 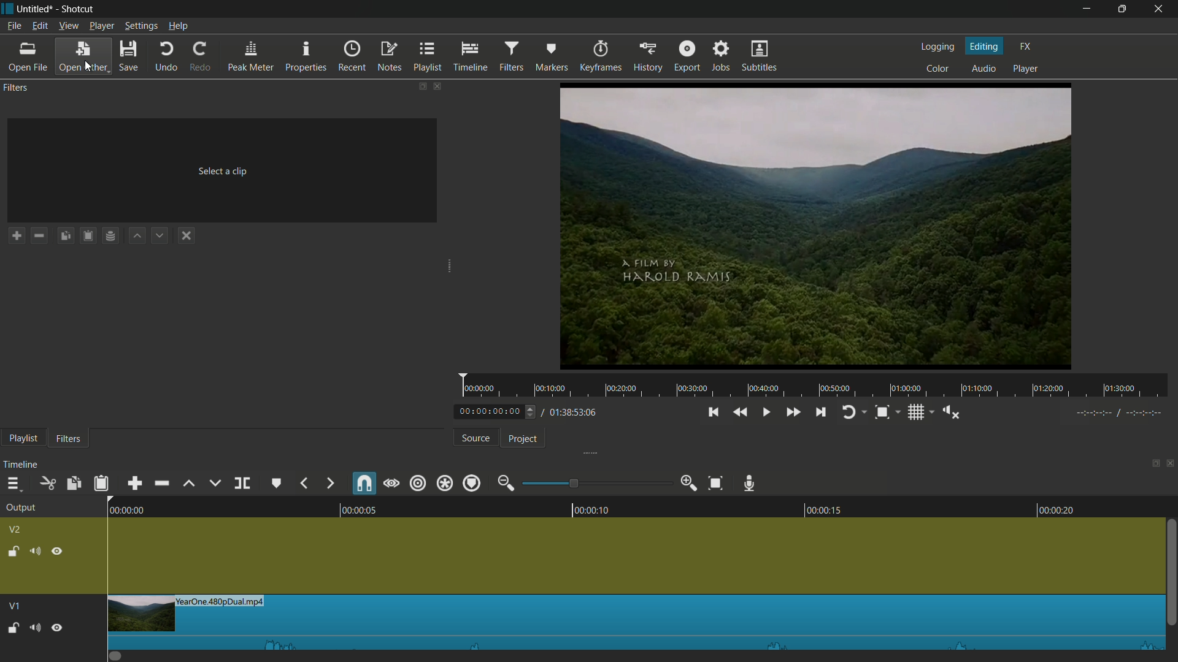 I want to click on 00:00:00, so click(x=120, y=509).